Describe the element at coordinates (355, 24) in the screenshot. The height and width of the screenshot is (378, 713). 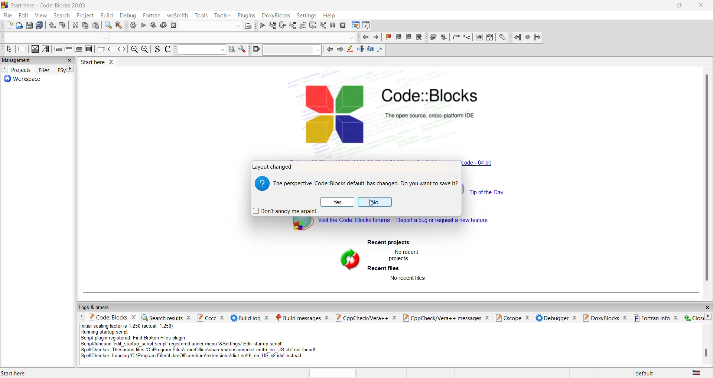
I see `debugging window` at that location.